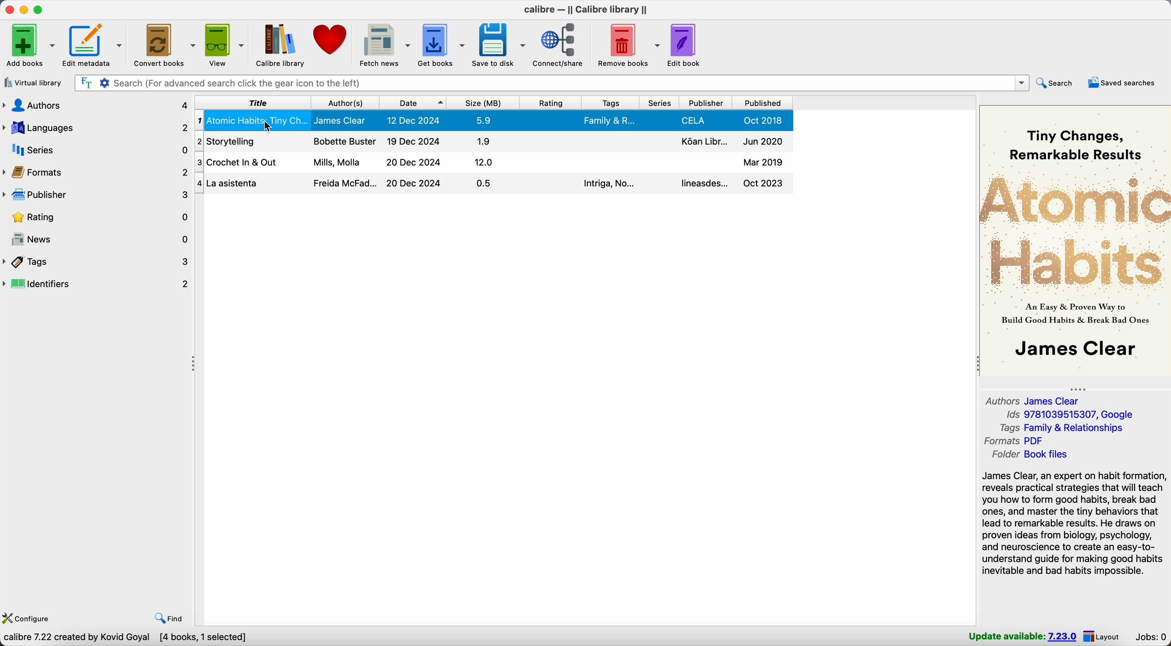 The image size is (1171, 646). Describe the element at coordinates (1056, 83) in the screenshot. I see `search` at that location.